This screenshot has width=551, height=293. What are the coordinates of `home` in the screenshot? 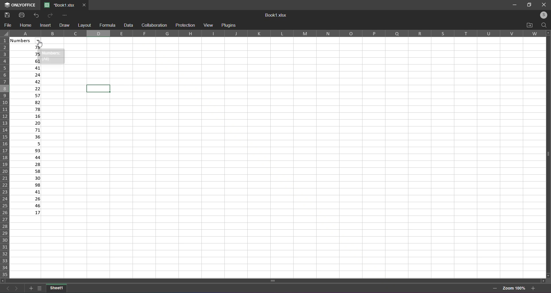 It's located at (26, 25).